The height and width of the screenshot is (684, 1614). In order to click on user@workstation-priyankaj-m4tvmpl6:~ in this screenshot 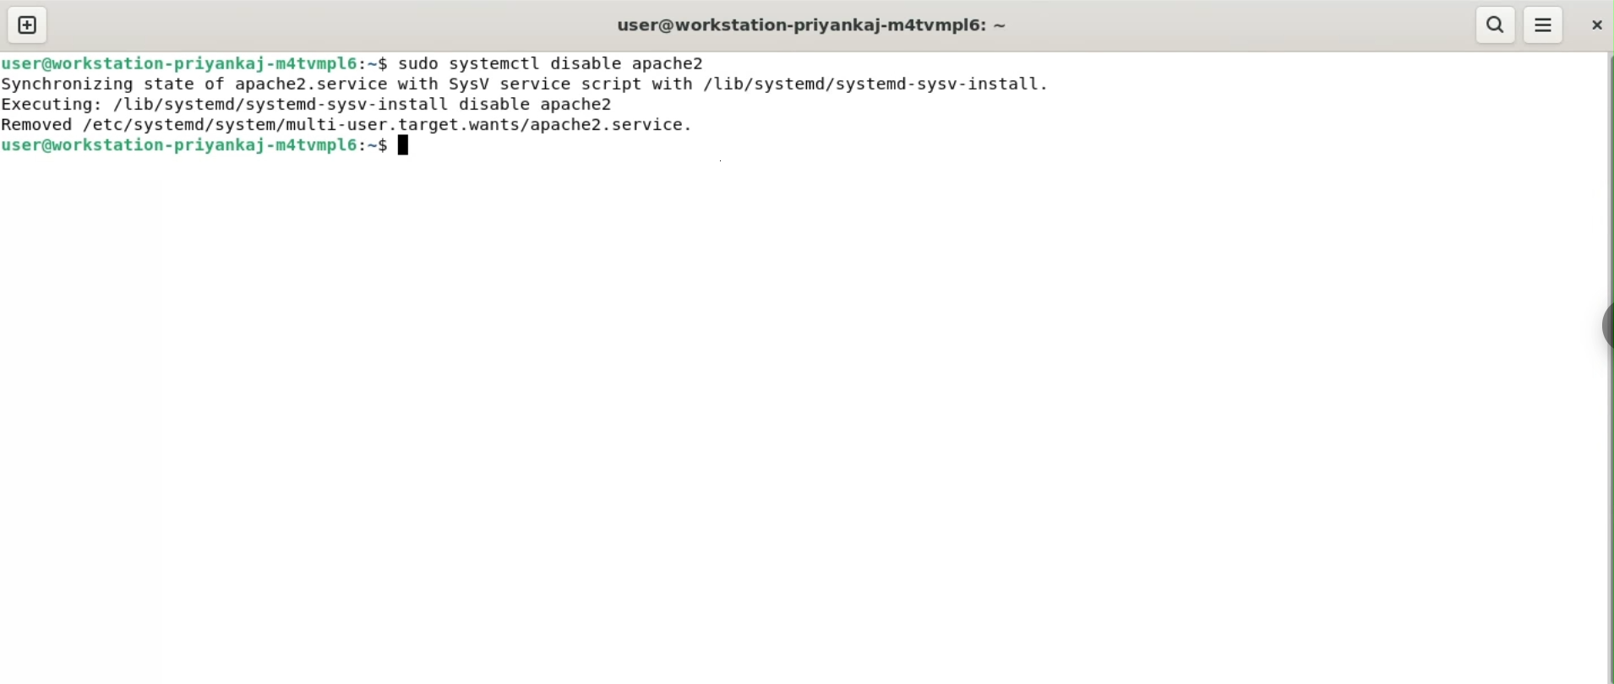, I will do `click(815, 25)`.